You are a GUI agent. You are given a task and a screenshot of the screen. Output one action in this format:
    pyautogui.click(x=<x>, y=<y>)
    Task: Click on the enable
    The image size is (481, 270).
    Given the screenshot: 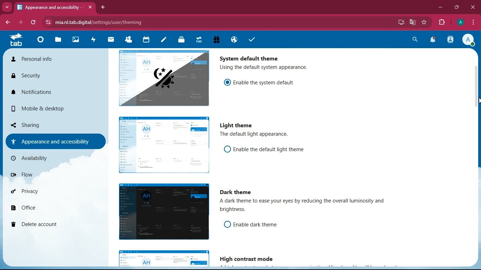 What is the action you would take?
    pyautogui.click(x=269, y=82)
    